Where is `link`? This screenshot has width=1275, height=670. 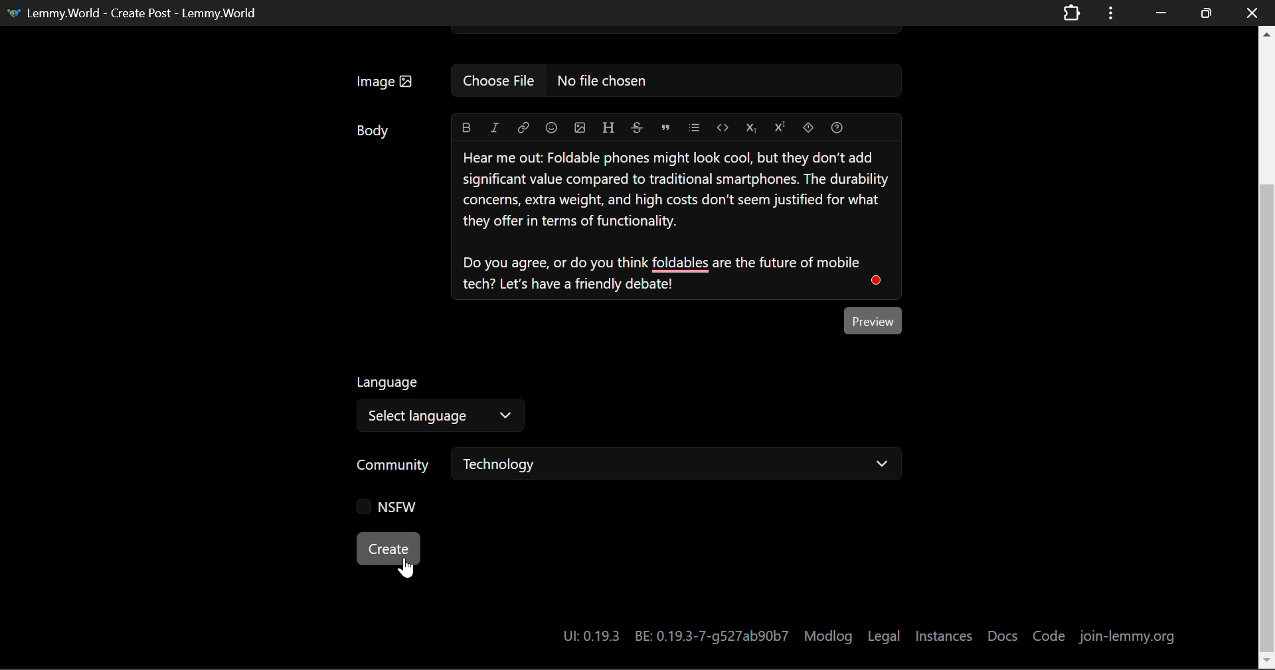 link is located at coordinates (523, 126).